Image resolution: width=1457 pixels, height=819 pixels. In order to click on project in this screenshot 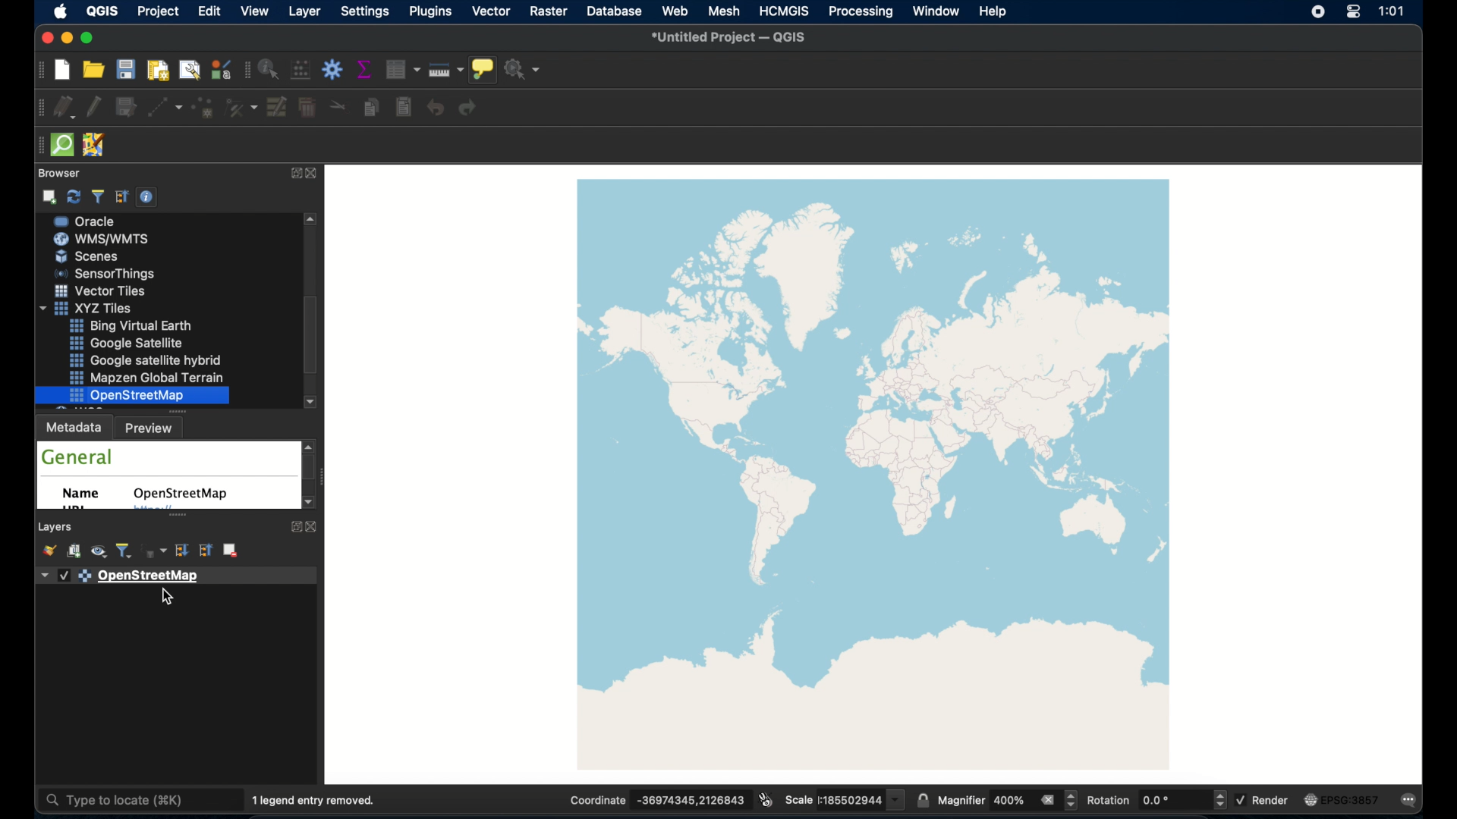, I will do `click(159, 11)`.